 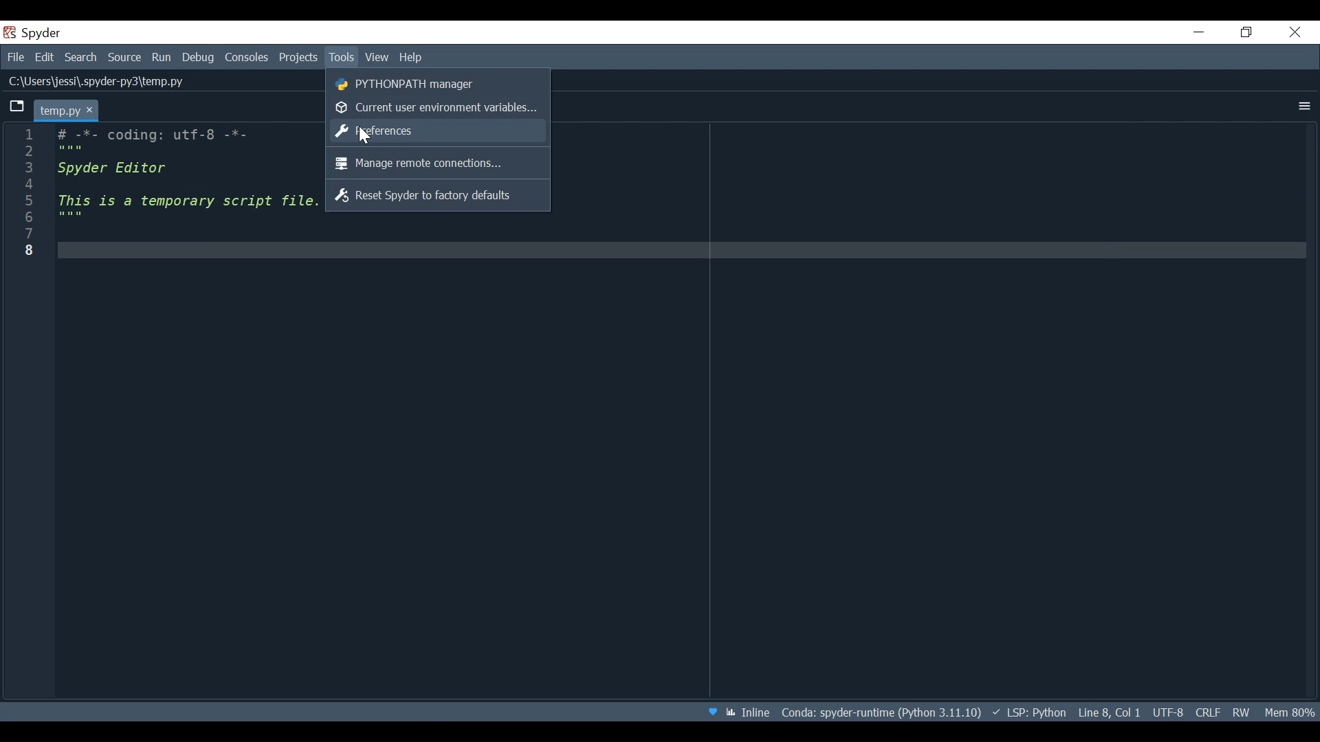 I want to click on Debug, so click(x=200, y=58).